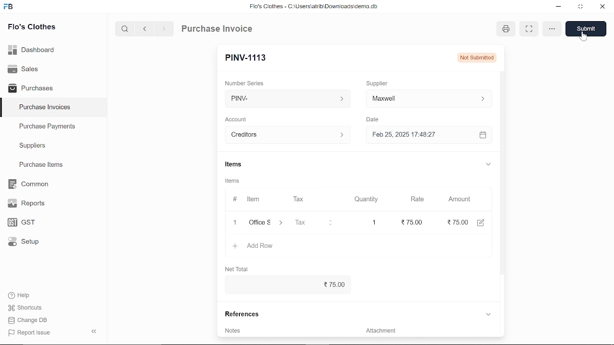 This screenshot has width=614, height=345. I want to click on Change DB, so click(28, 321).